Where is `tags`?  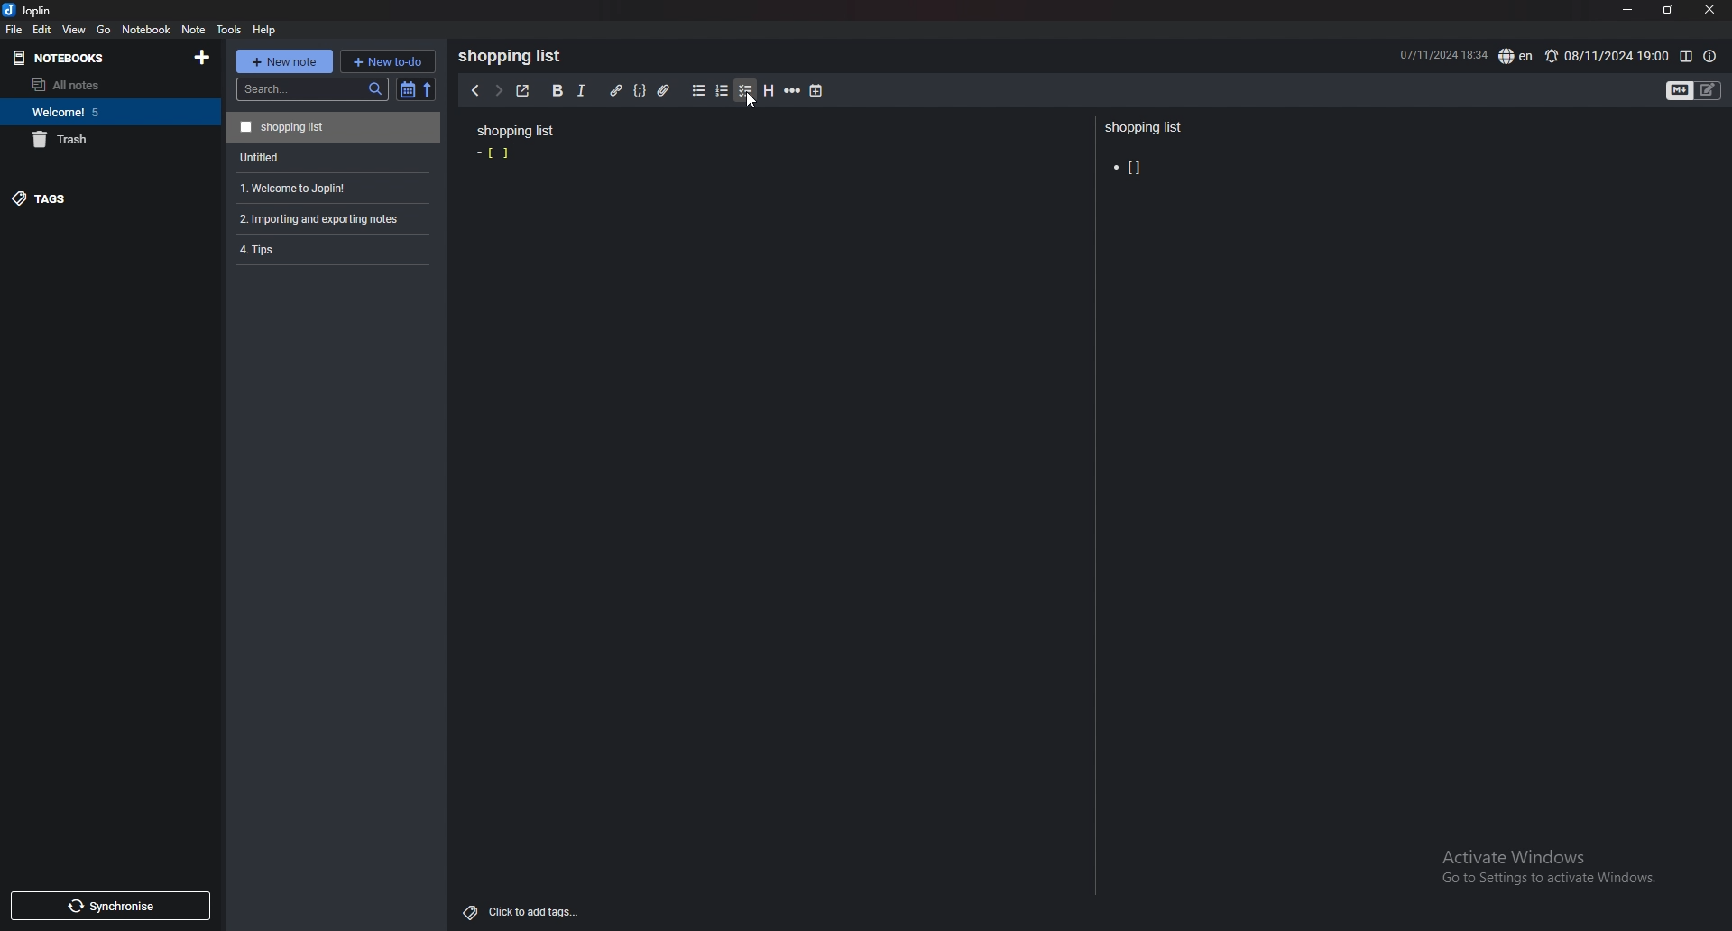
tags is located at coordinates (97, 198).